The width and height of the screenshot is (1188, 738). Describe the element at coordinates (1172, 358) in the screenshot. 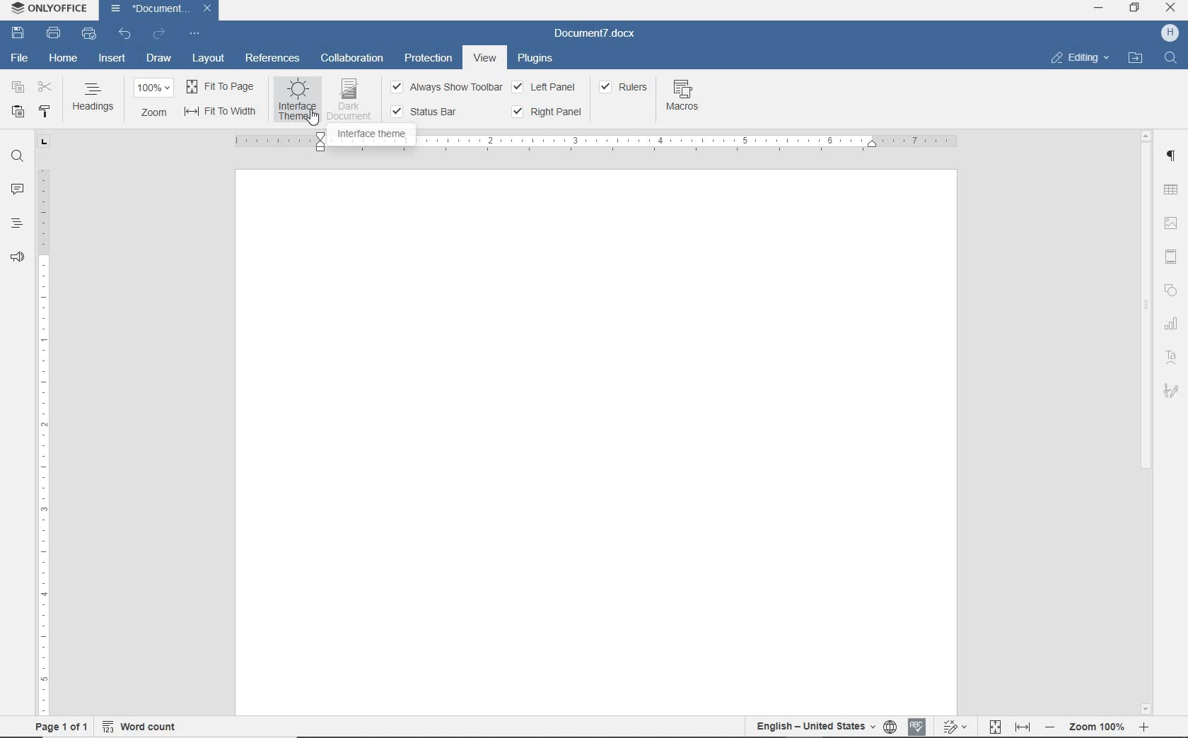

I see `TEXT ART` at that location.